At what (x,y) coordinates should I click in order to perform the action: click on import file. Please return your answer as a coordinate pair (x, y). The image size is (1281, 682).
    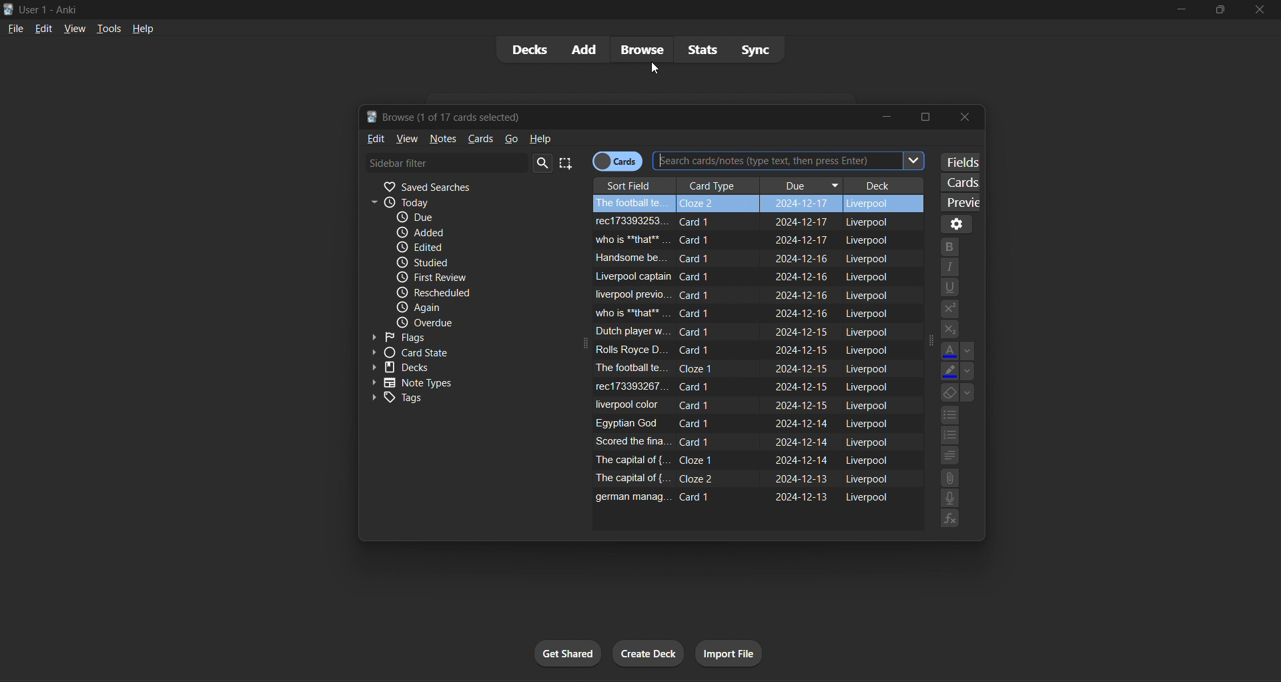
    Looking at the image, I should click on (729, 655).